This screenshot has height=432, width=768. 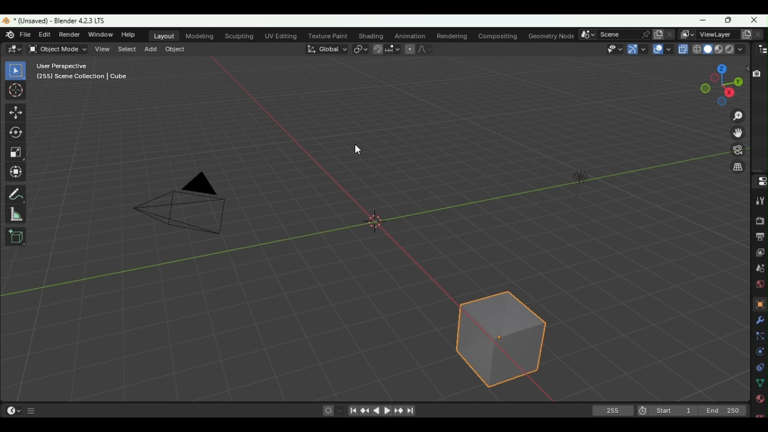 What do you see at coordinates (670, 35) in the screenshot?
I see `Delete scene` at bounding box center [670, 35].